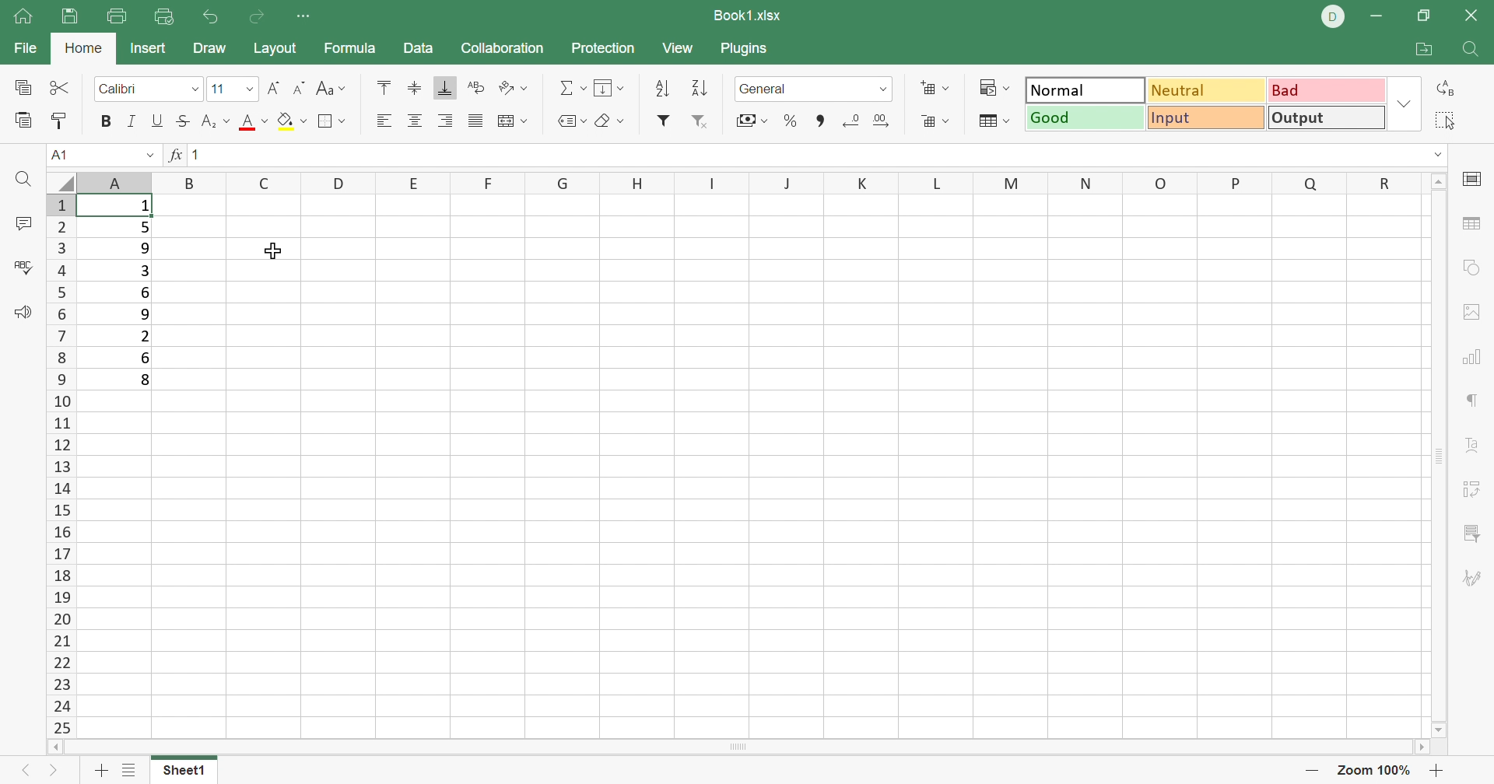 The width and height of the screenshot is (1494, 784). Describe the element at coordinates (147, 357) in the screenshot. I see `6` at that location.